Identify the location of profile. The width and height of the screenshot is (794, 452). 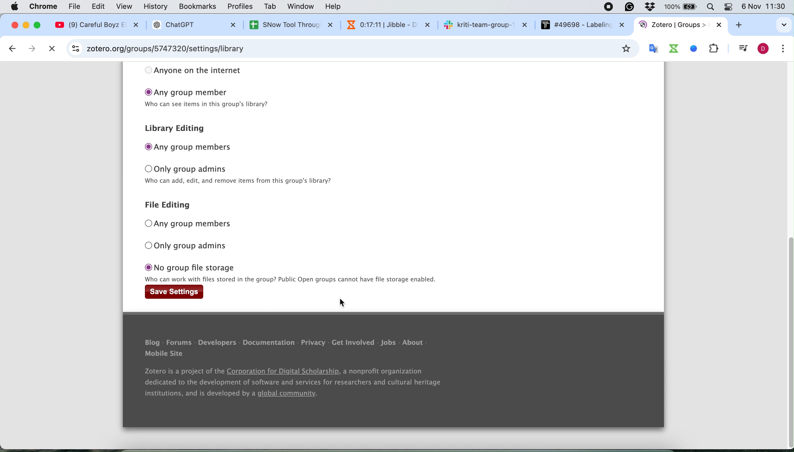
(764, 49).